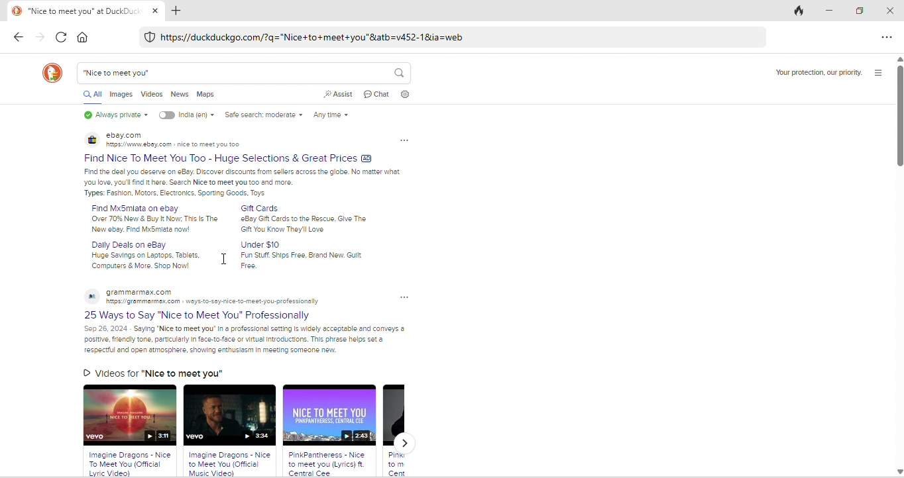 This screenshot has width=904, height=478. What do you see at coordinates (52, 73) in the screenshot?
I see `logo` at bounding box center [52, 73].